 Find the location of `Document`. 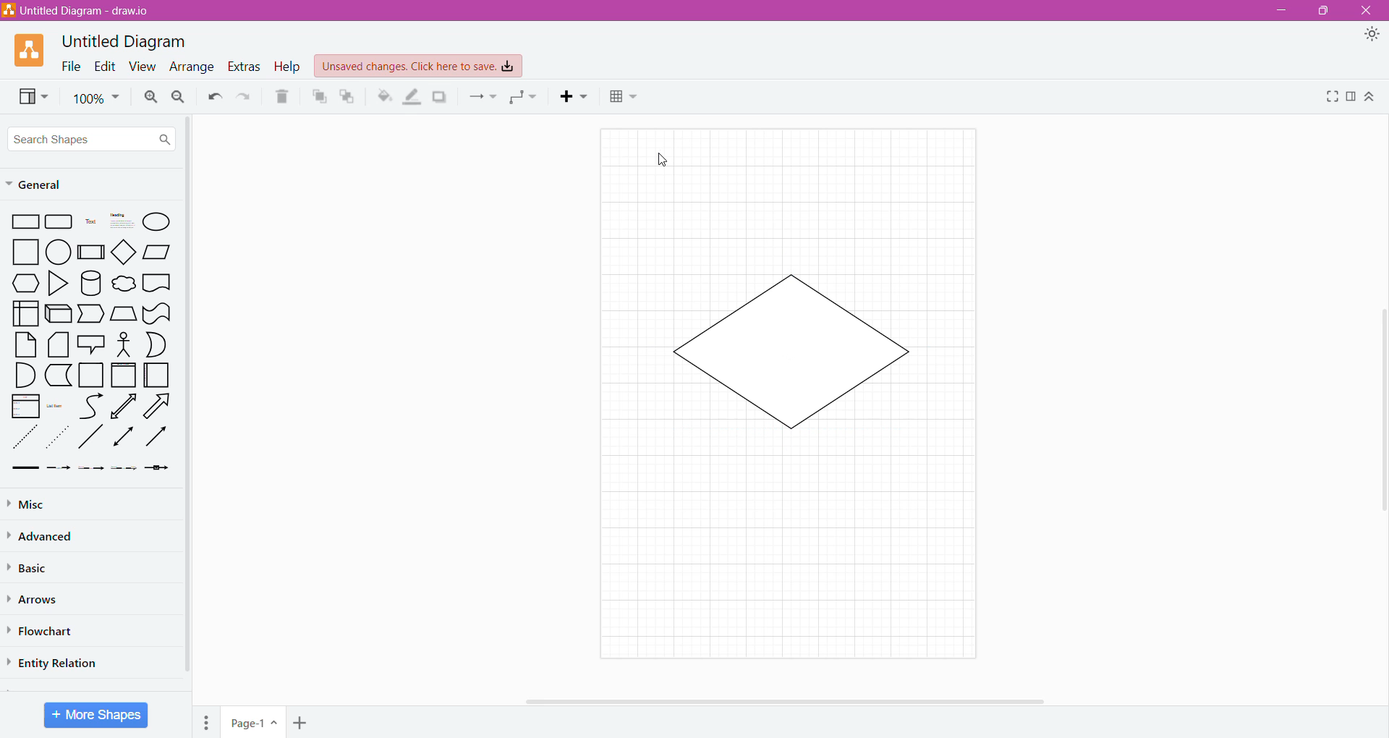

Document is located at coordinates (157, 284).